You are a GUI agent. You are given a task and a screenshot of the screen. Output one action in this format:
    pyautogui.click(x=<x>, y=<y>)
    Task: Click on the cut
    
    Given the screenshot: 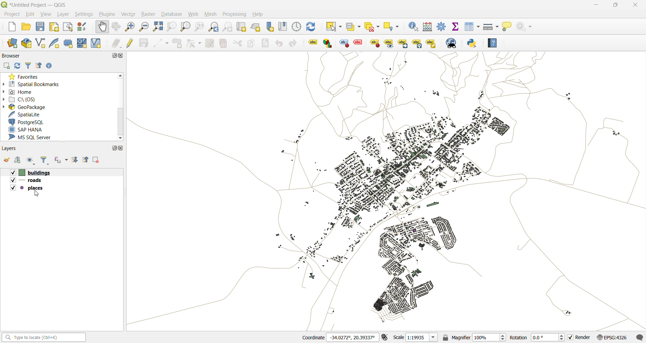 What is the action you would take?
    pyautogui.click(x=239, y=44)
    